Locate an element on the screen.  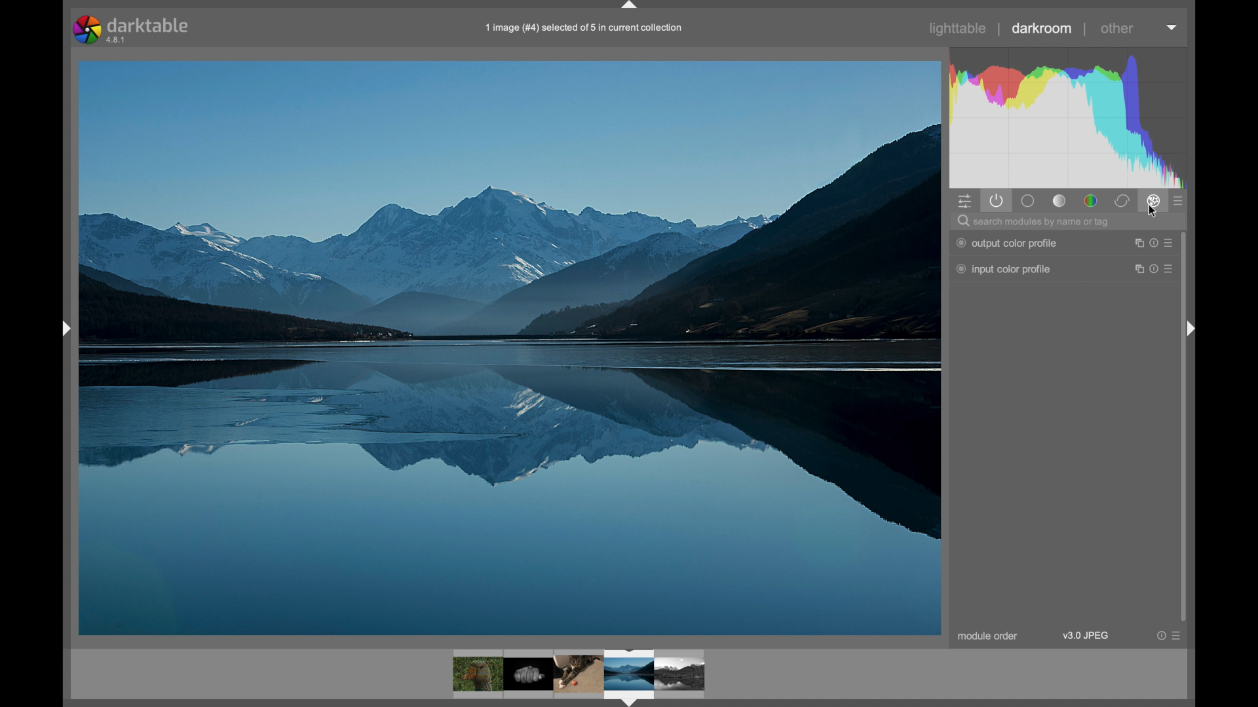
darktable is located at coordinates (134, 29).